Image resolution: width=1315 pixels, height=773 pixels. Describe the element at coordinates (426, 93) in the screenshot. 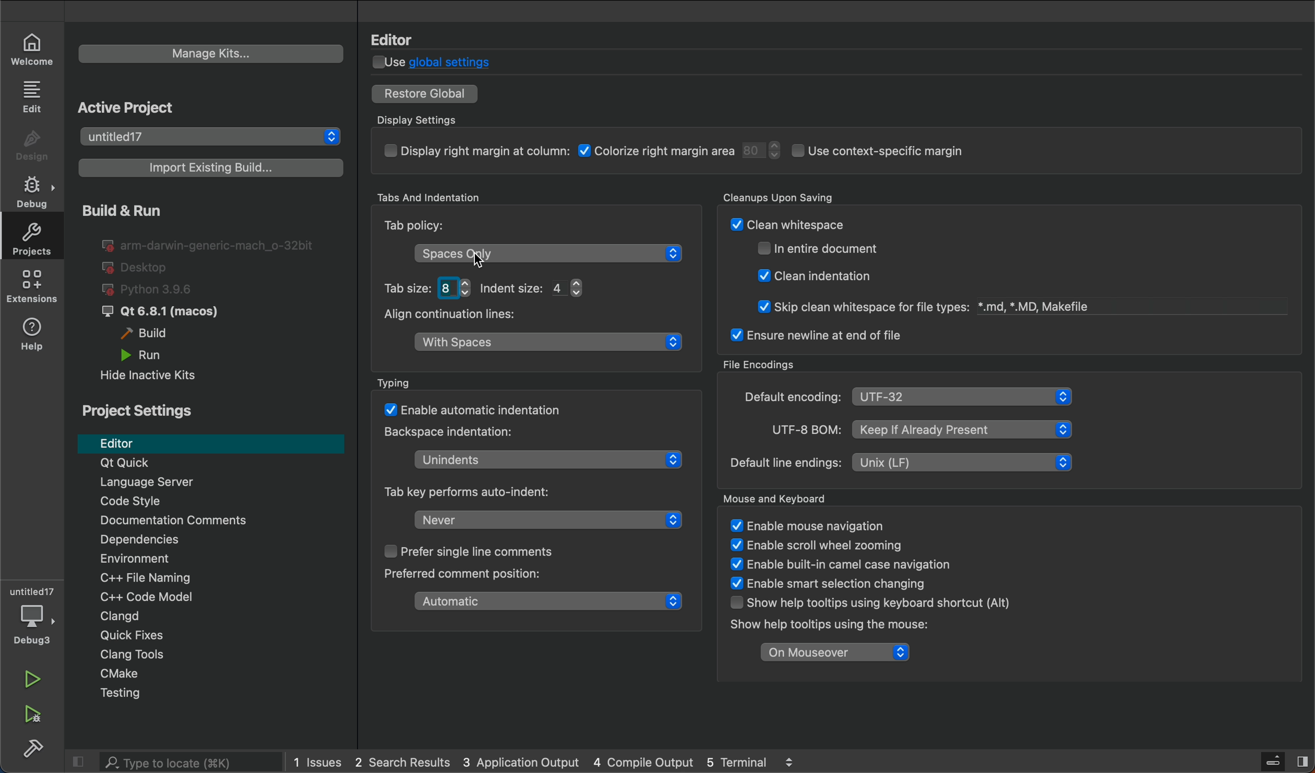

I see `restore global` at that location.